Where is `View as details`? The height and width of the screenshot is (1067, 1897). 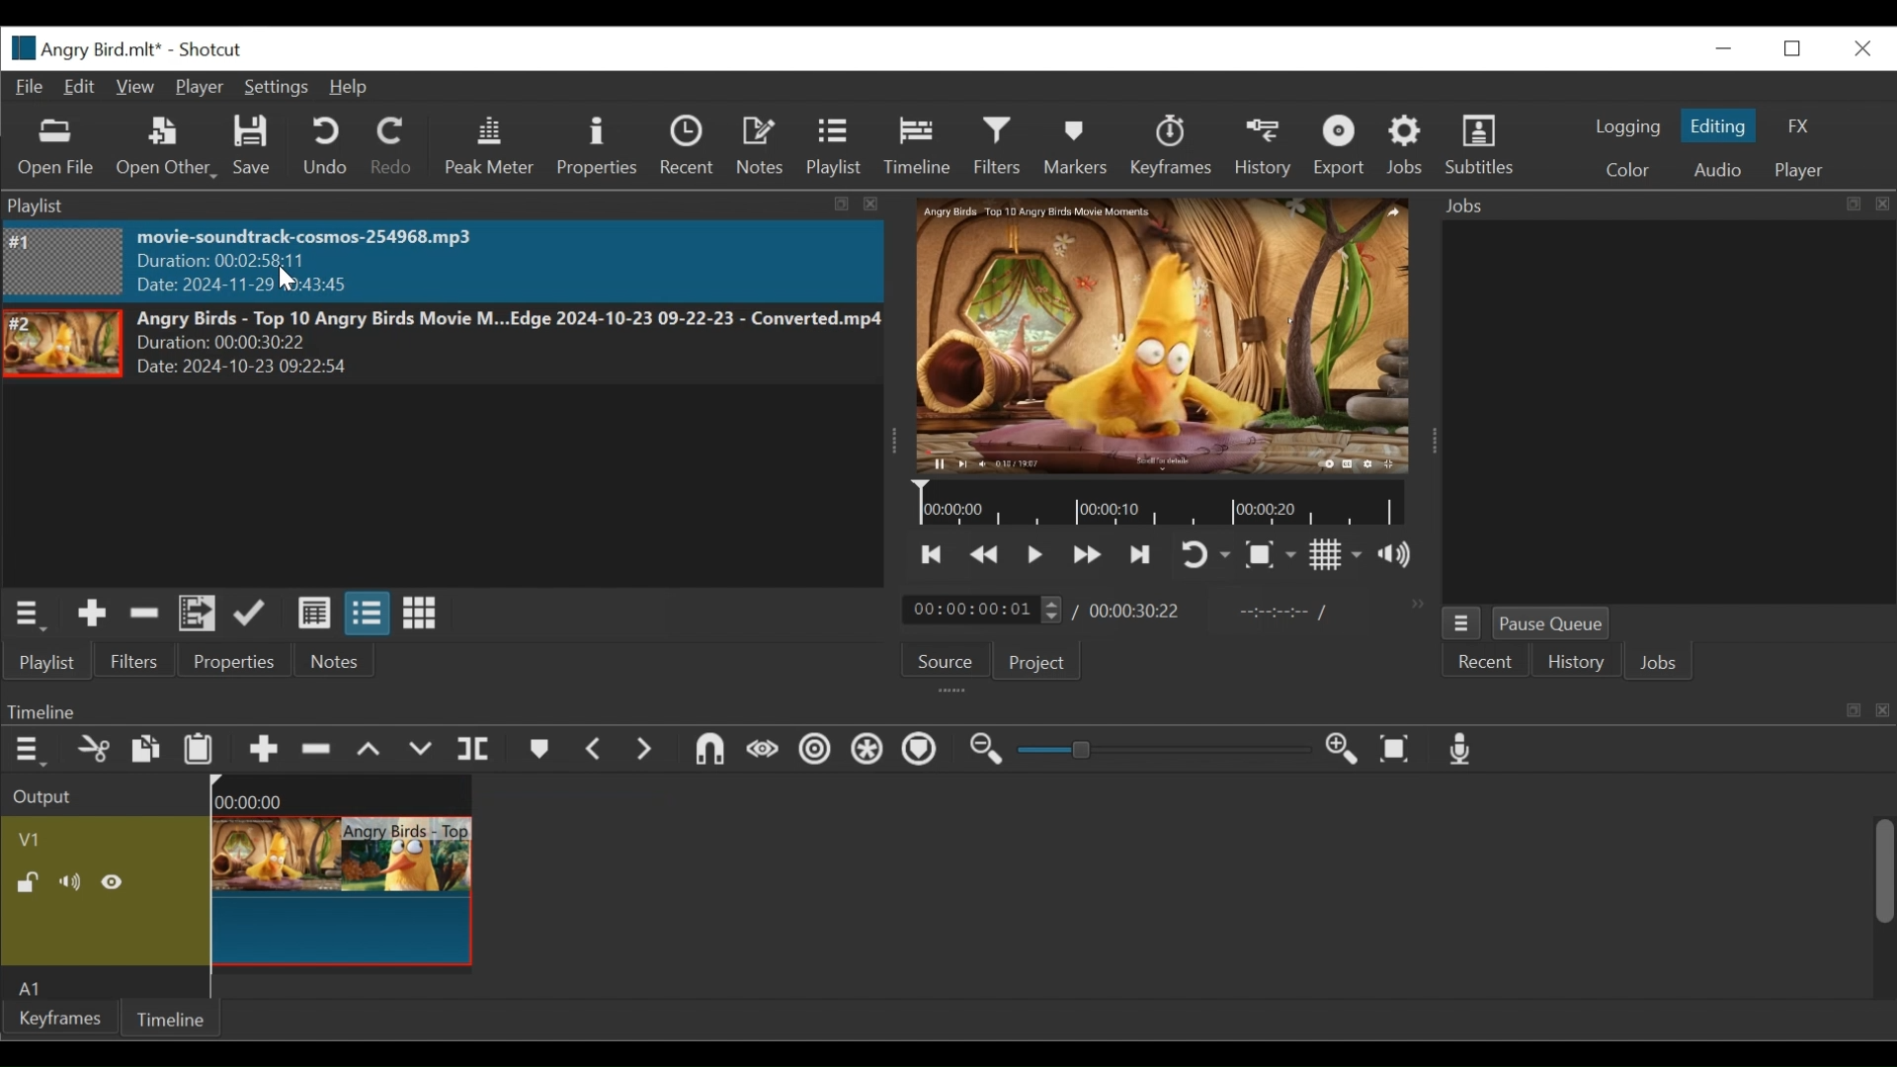 View as details is located at coordinates (313, 616).